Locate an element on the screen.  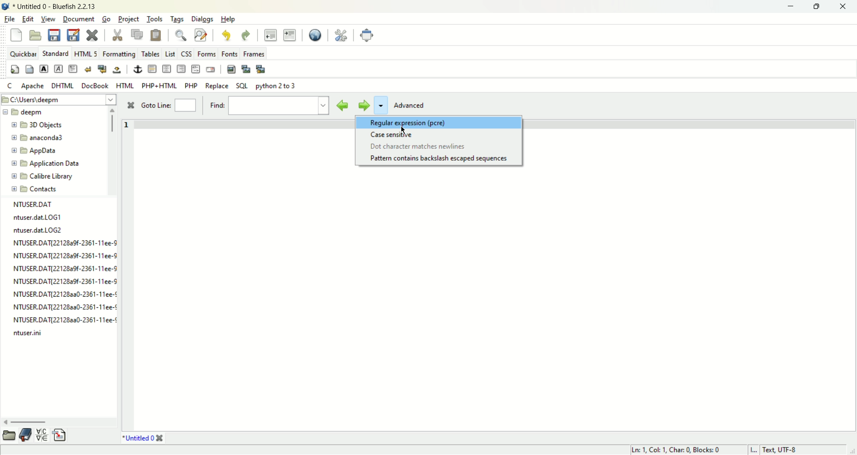
more options is located at coordinates (380, 107).